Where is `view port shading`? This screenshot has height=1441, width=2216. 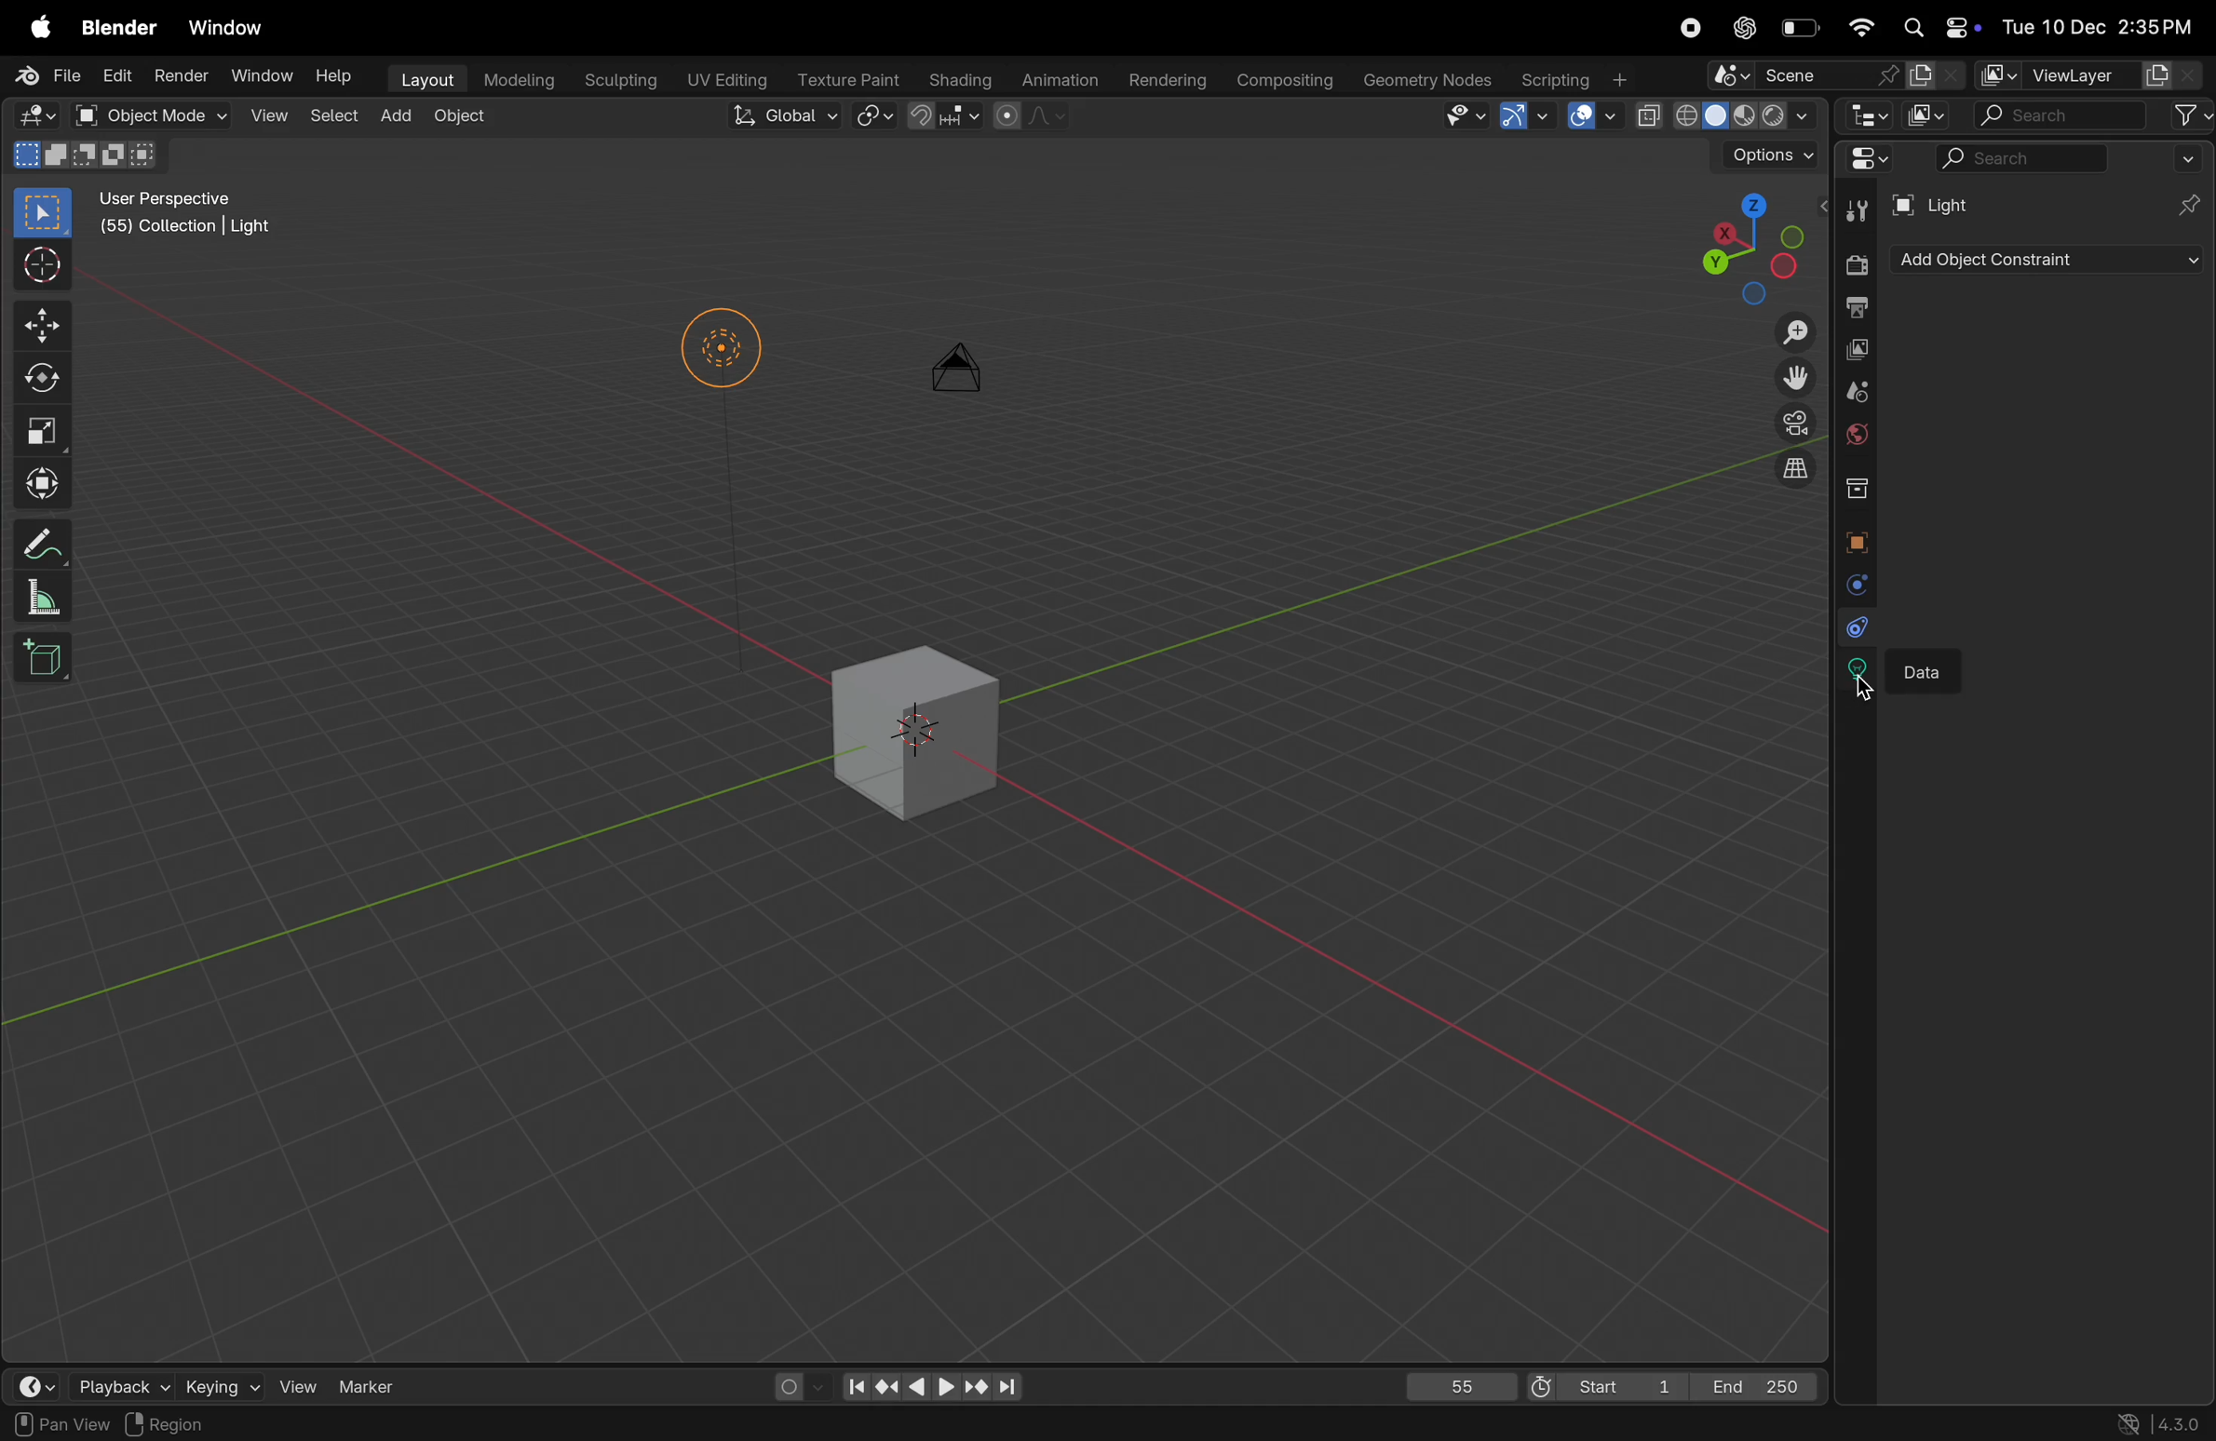 view port shading is located at coordinates (1733, 117).